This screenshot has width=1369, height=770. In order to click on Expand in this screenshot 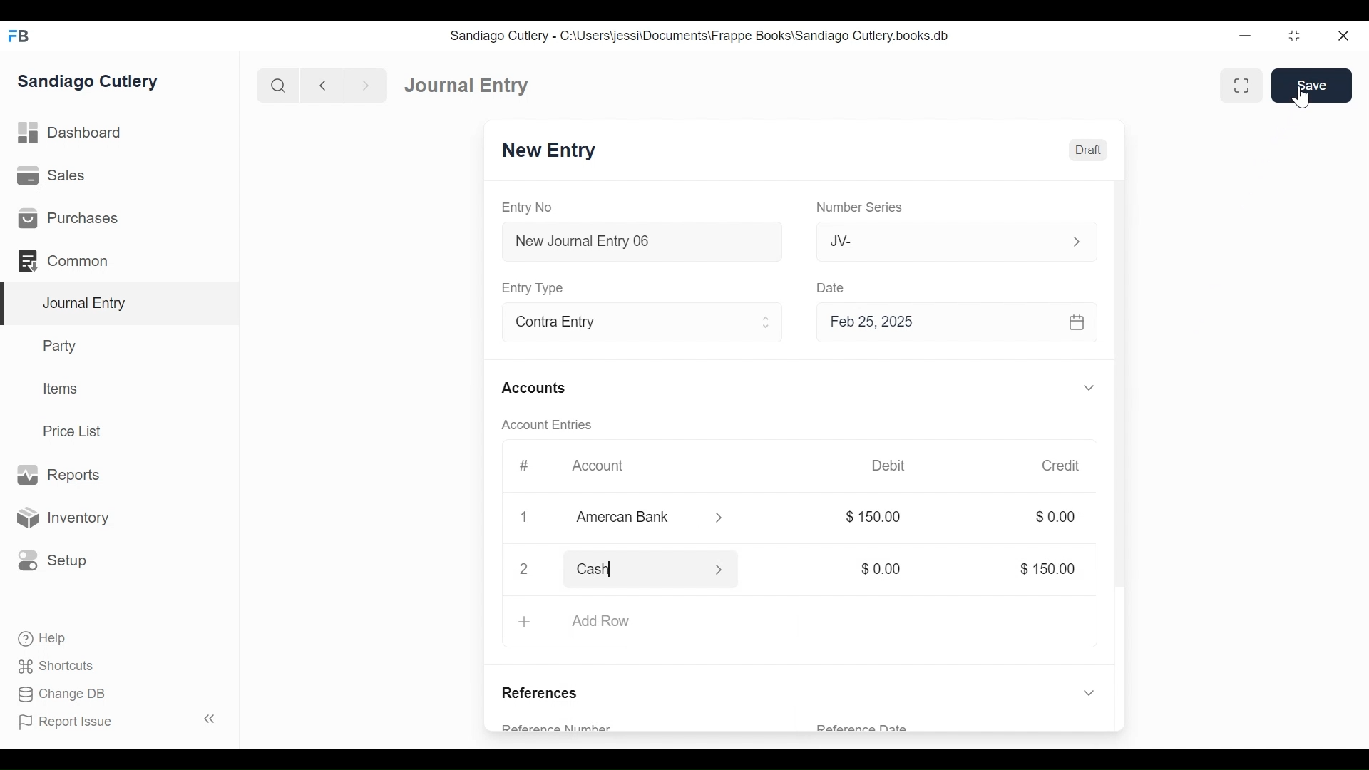, I will do `click(766, 322)`.